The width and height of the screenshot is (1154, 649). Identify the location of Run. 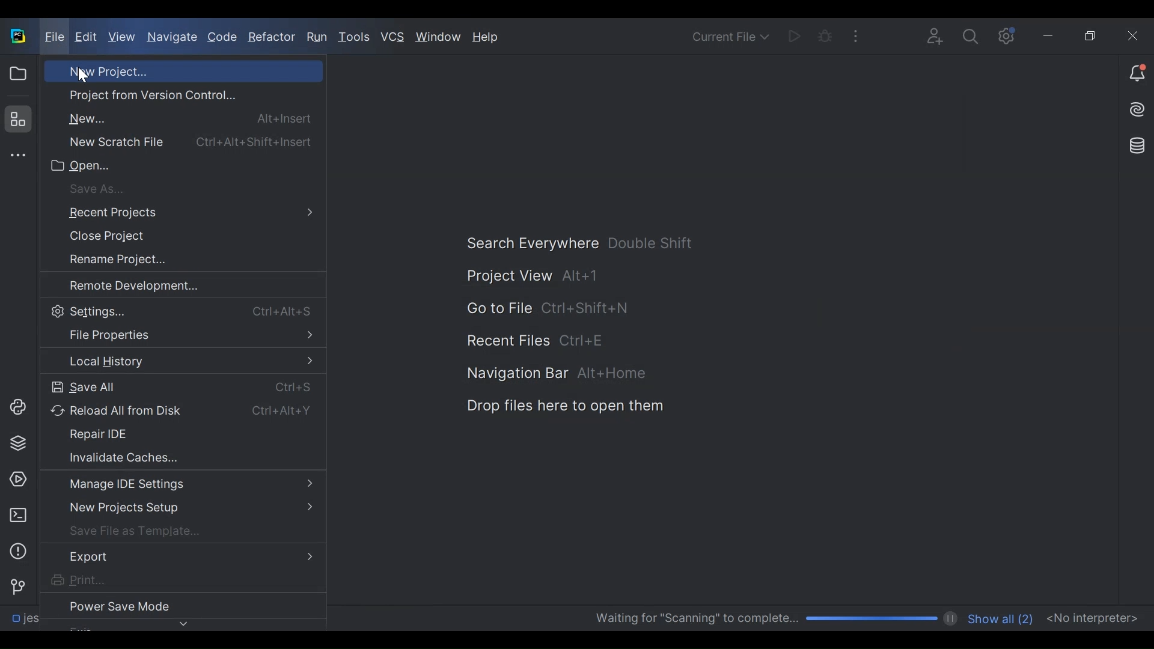
(317, 37).